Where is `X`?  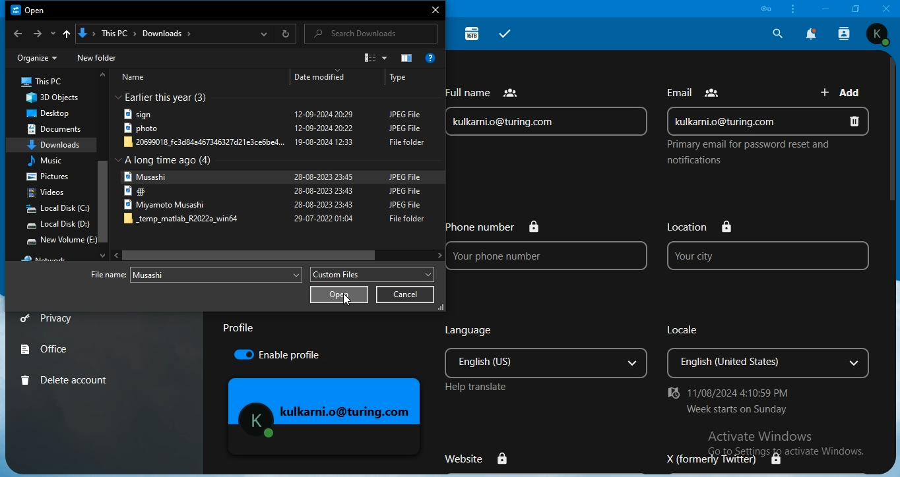 X is located at coordinates (732, 457).